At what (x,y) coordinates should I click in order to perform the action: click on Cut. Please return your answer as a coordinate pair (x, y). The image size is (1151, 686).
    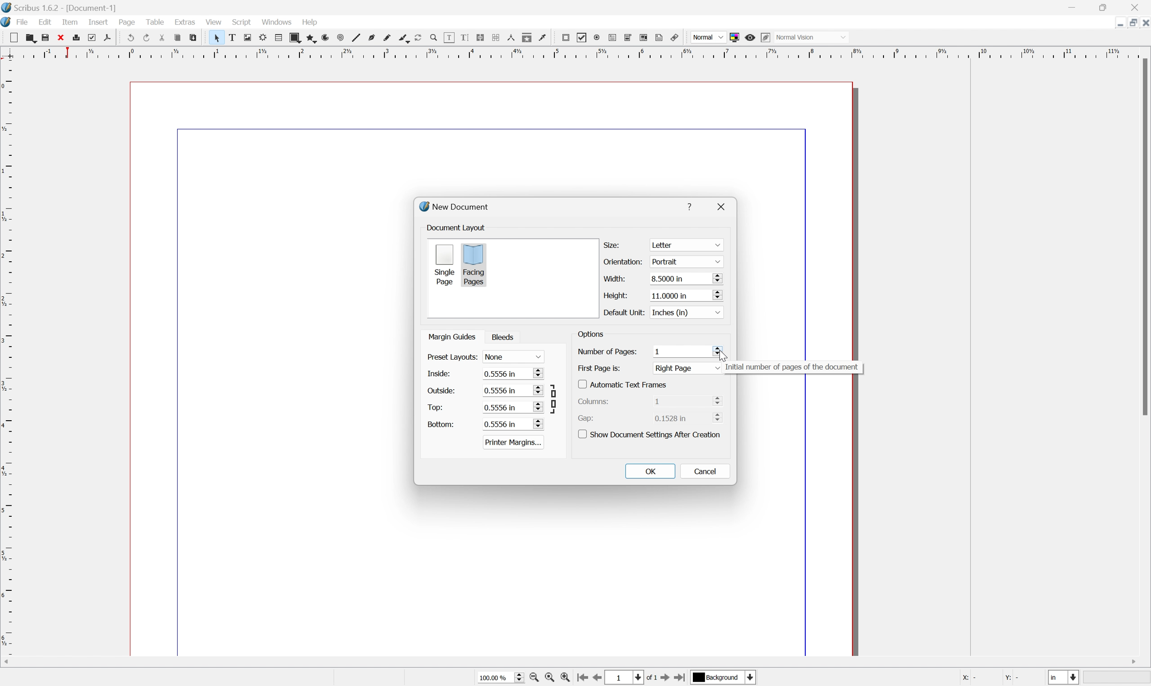
    Looking at the image, I should click on (164, 38).